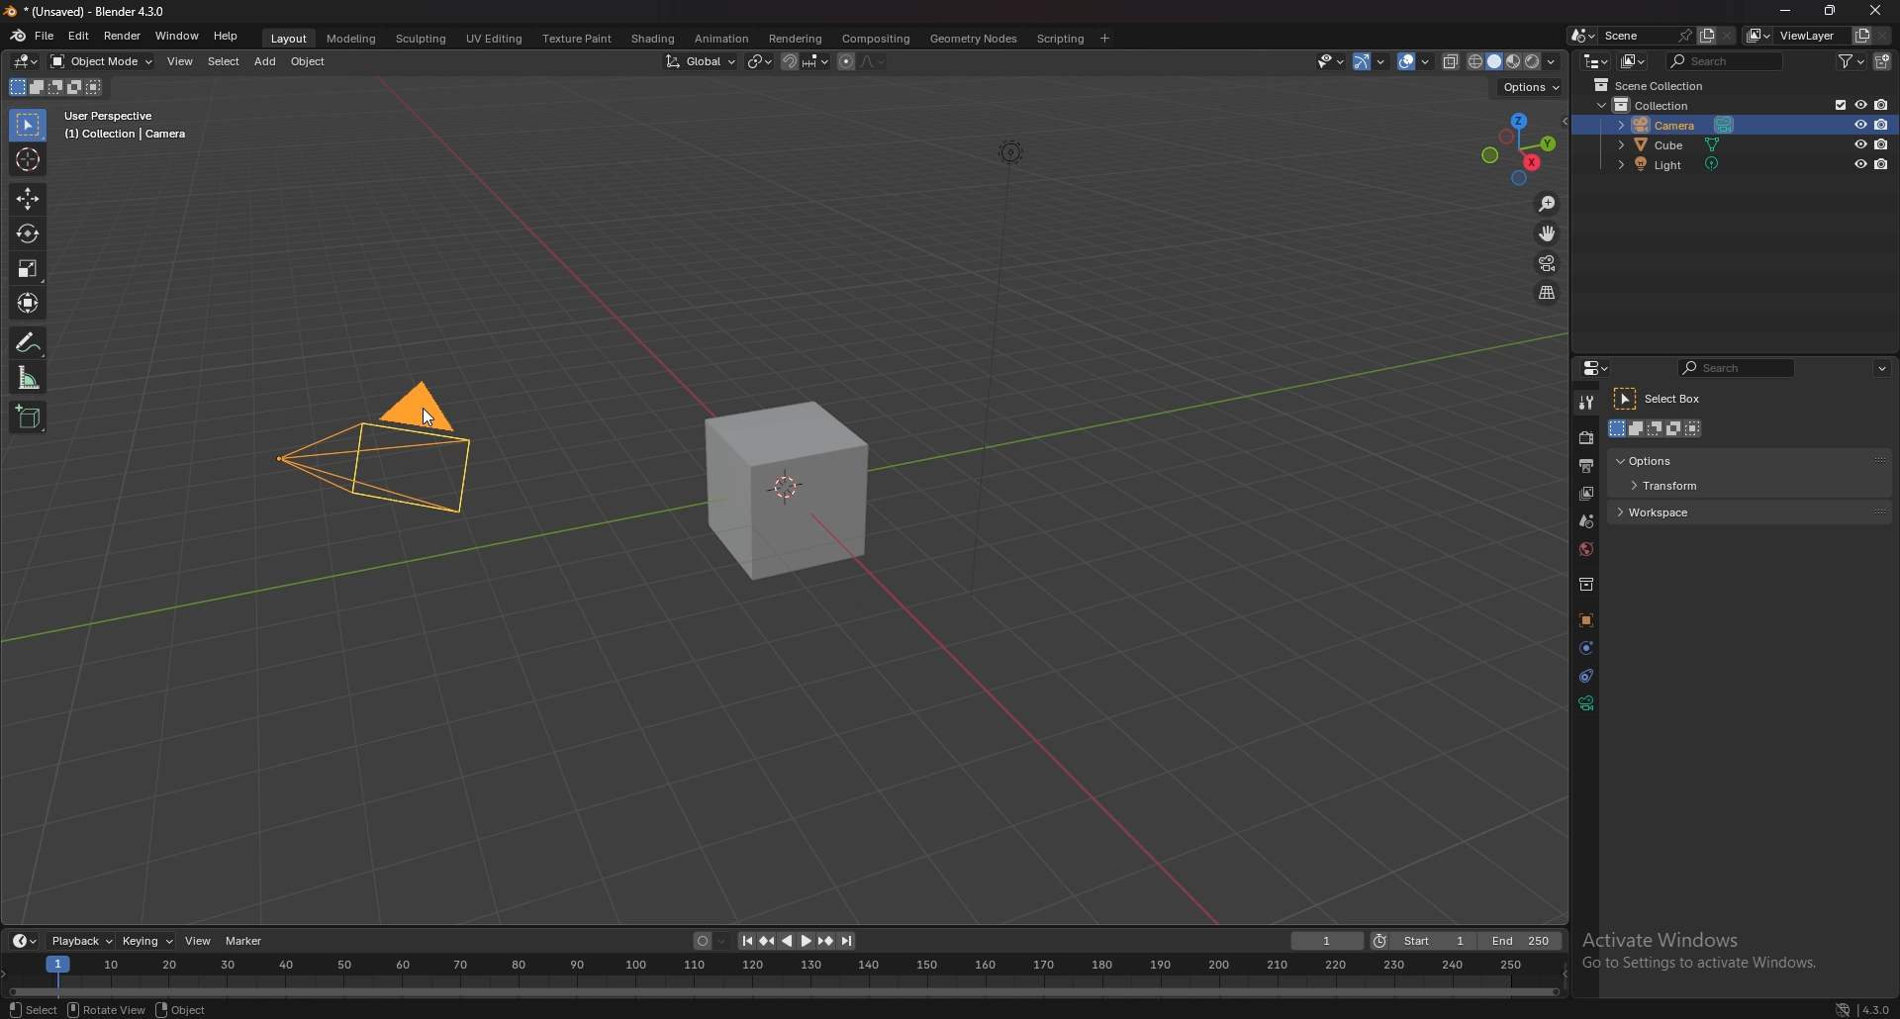  What do you see at coordinates (1681, 124) in the screenshot?
I see `camera` at bounding box center [1681, 124].